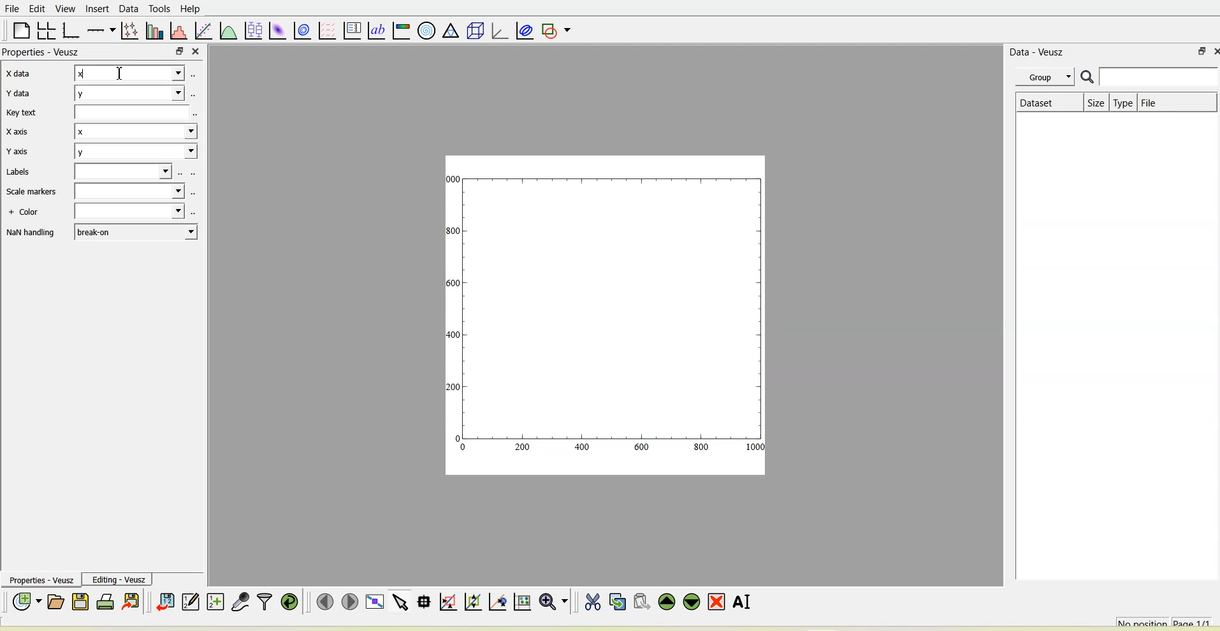 This screenshot has width=1220, height=631. What do you see at coordinates (1196, 621) in the screenshot?
I see `Page 1/1` at bounding box center [1196, 621].